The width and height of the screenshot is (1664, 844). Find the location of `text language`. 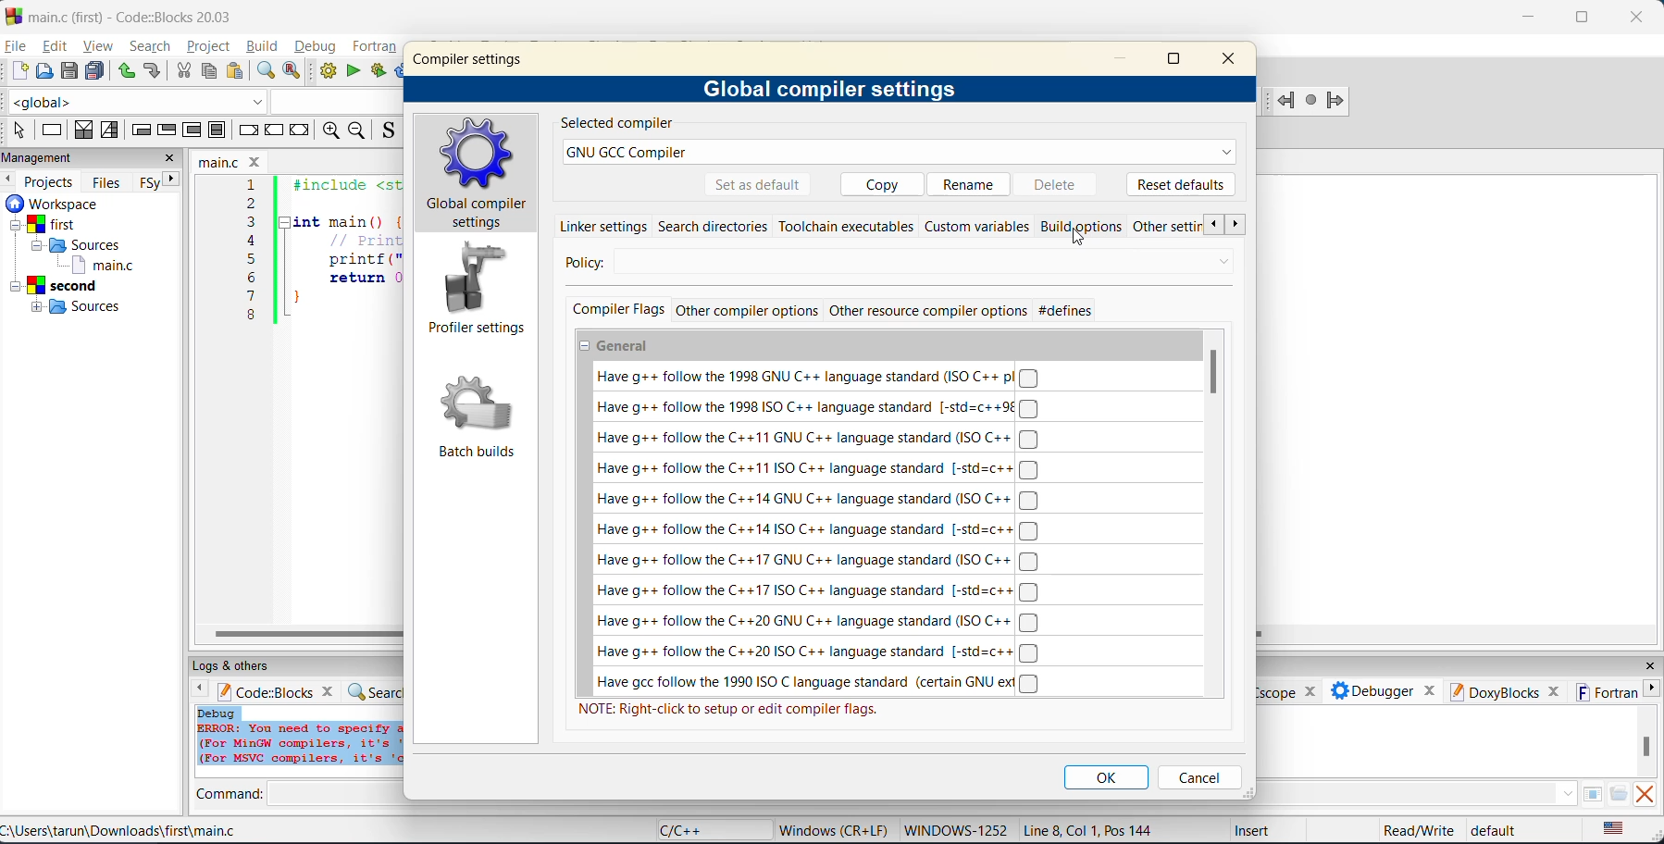

text language is located at coordinates (1615, 829).